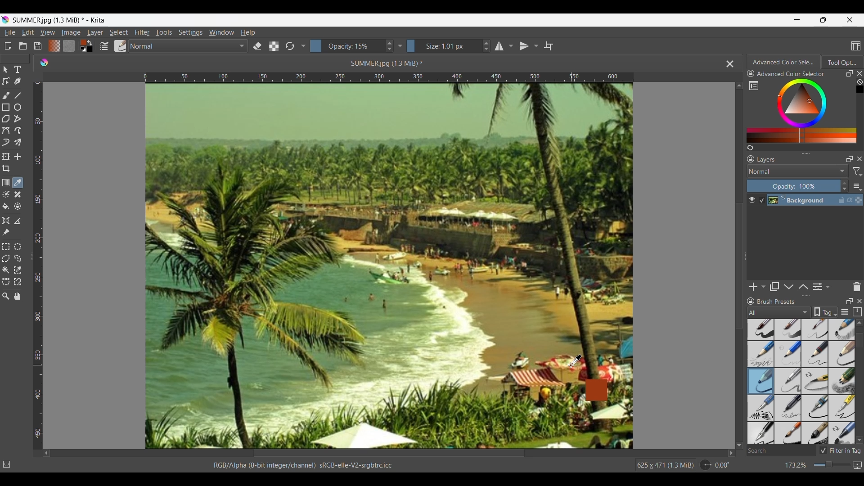 Image resolution: width=864 pixels, height=486 pixels. Describe the element at coordinates (5, 233) in the screenshot. I see `Reference images tool` at that location.